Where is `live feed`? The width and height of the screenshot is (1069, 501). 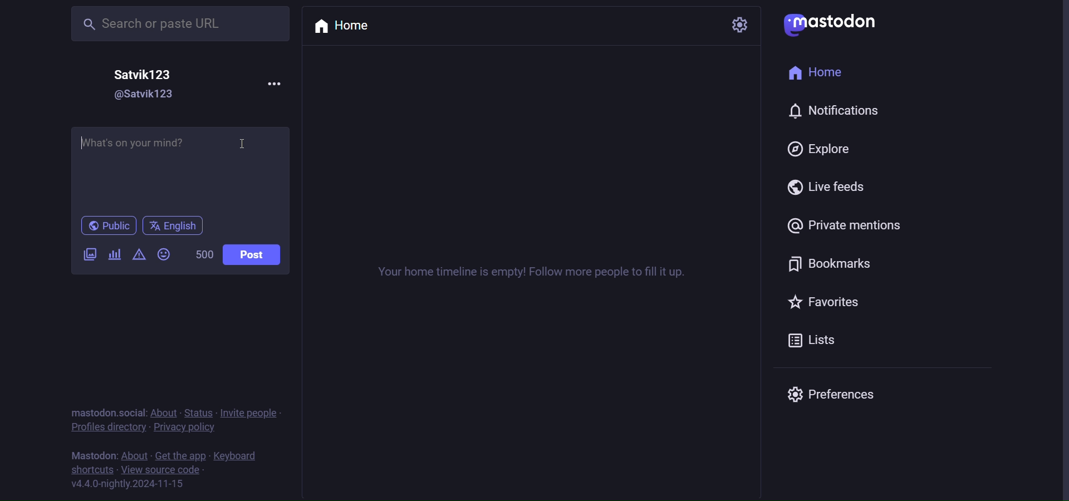 live feed is located at coordinates (831, 188).